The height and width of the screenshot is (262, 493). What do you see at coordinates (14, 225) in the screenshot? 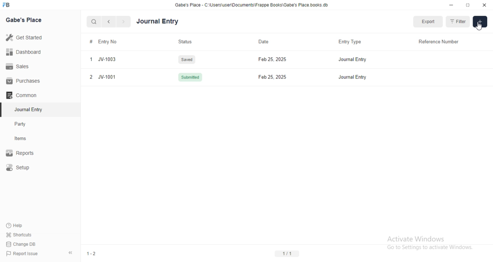
I see `Help` at bounding box center [14, 225].